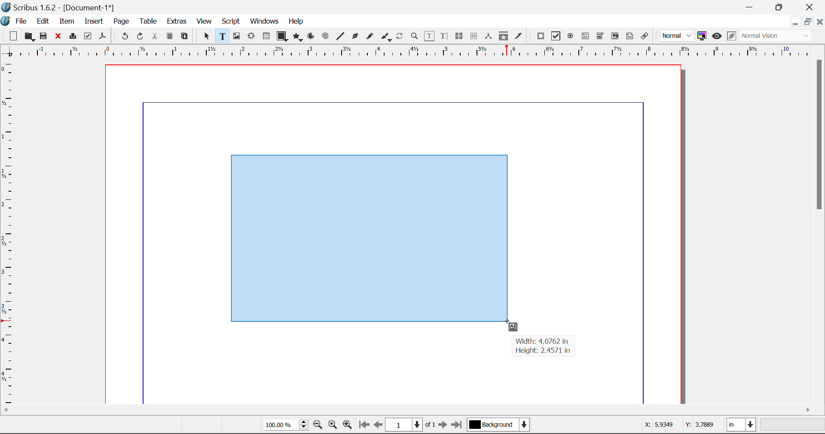 The image size is (825, 434). I want to click on Zoom In, so click(348, 426).